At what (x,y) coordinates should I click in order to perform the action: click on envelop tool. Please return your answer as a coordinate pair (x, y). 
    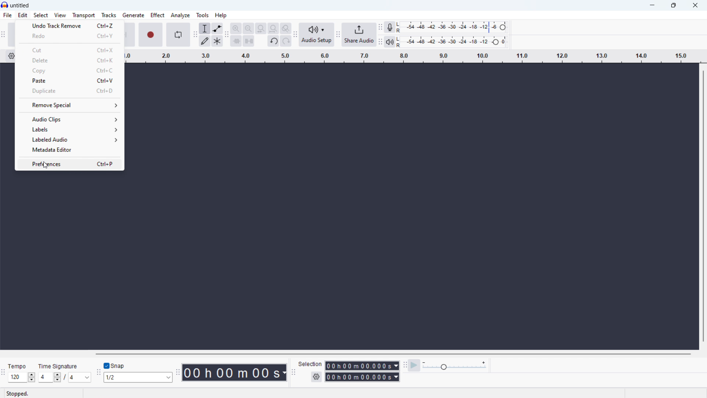
    Looking at the image, I should click on (217, 28).